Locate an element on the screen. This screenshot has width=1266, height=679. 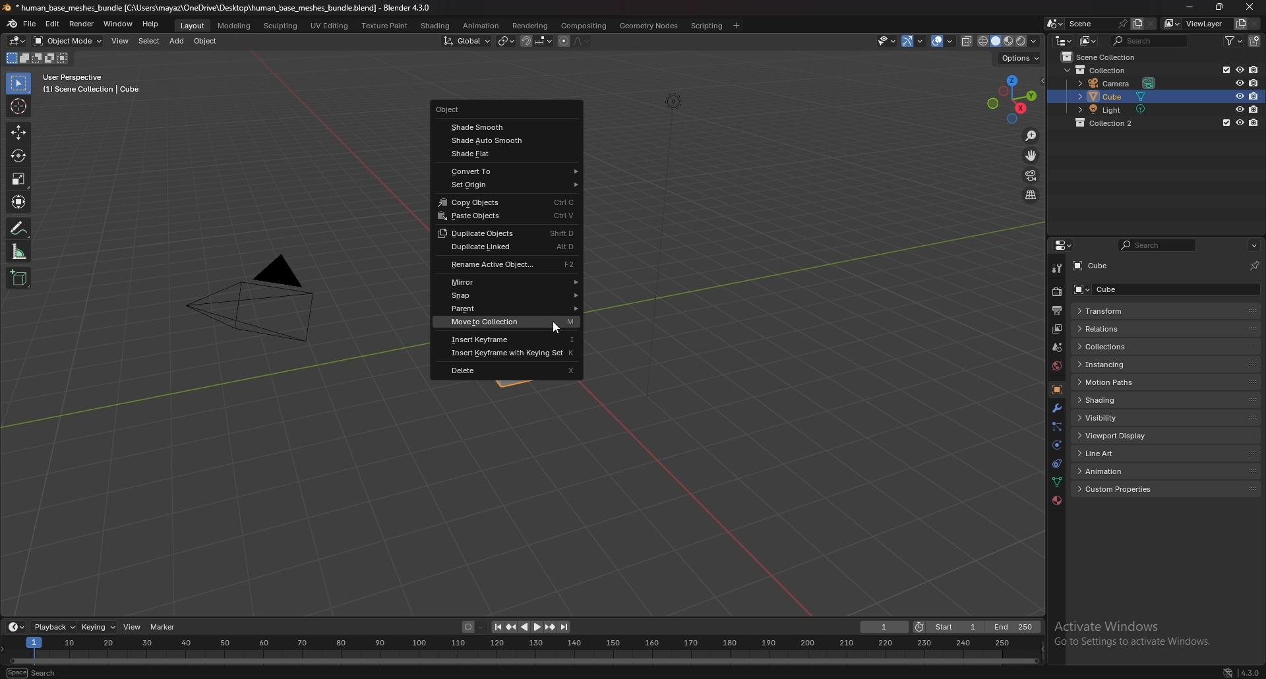
start is located at coordinates (947, 627).